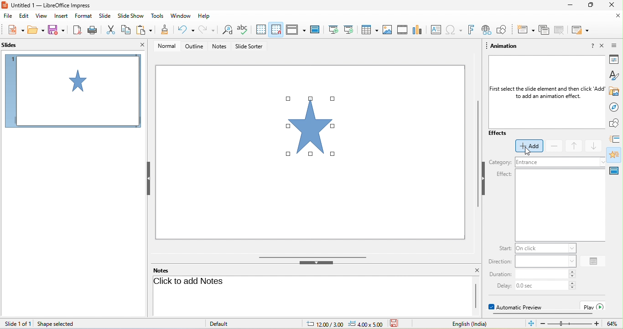 The width and height of the screenshot is (623, 329). Describe the element at coordinates (182, 17) in the screenshot. I see `window` at that location.